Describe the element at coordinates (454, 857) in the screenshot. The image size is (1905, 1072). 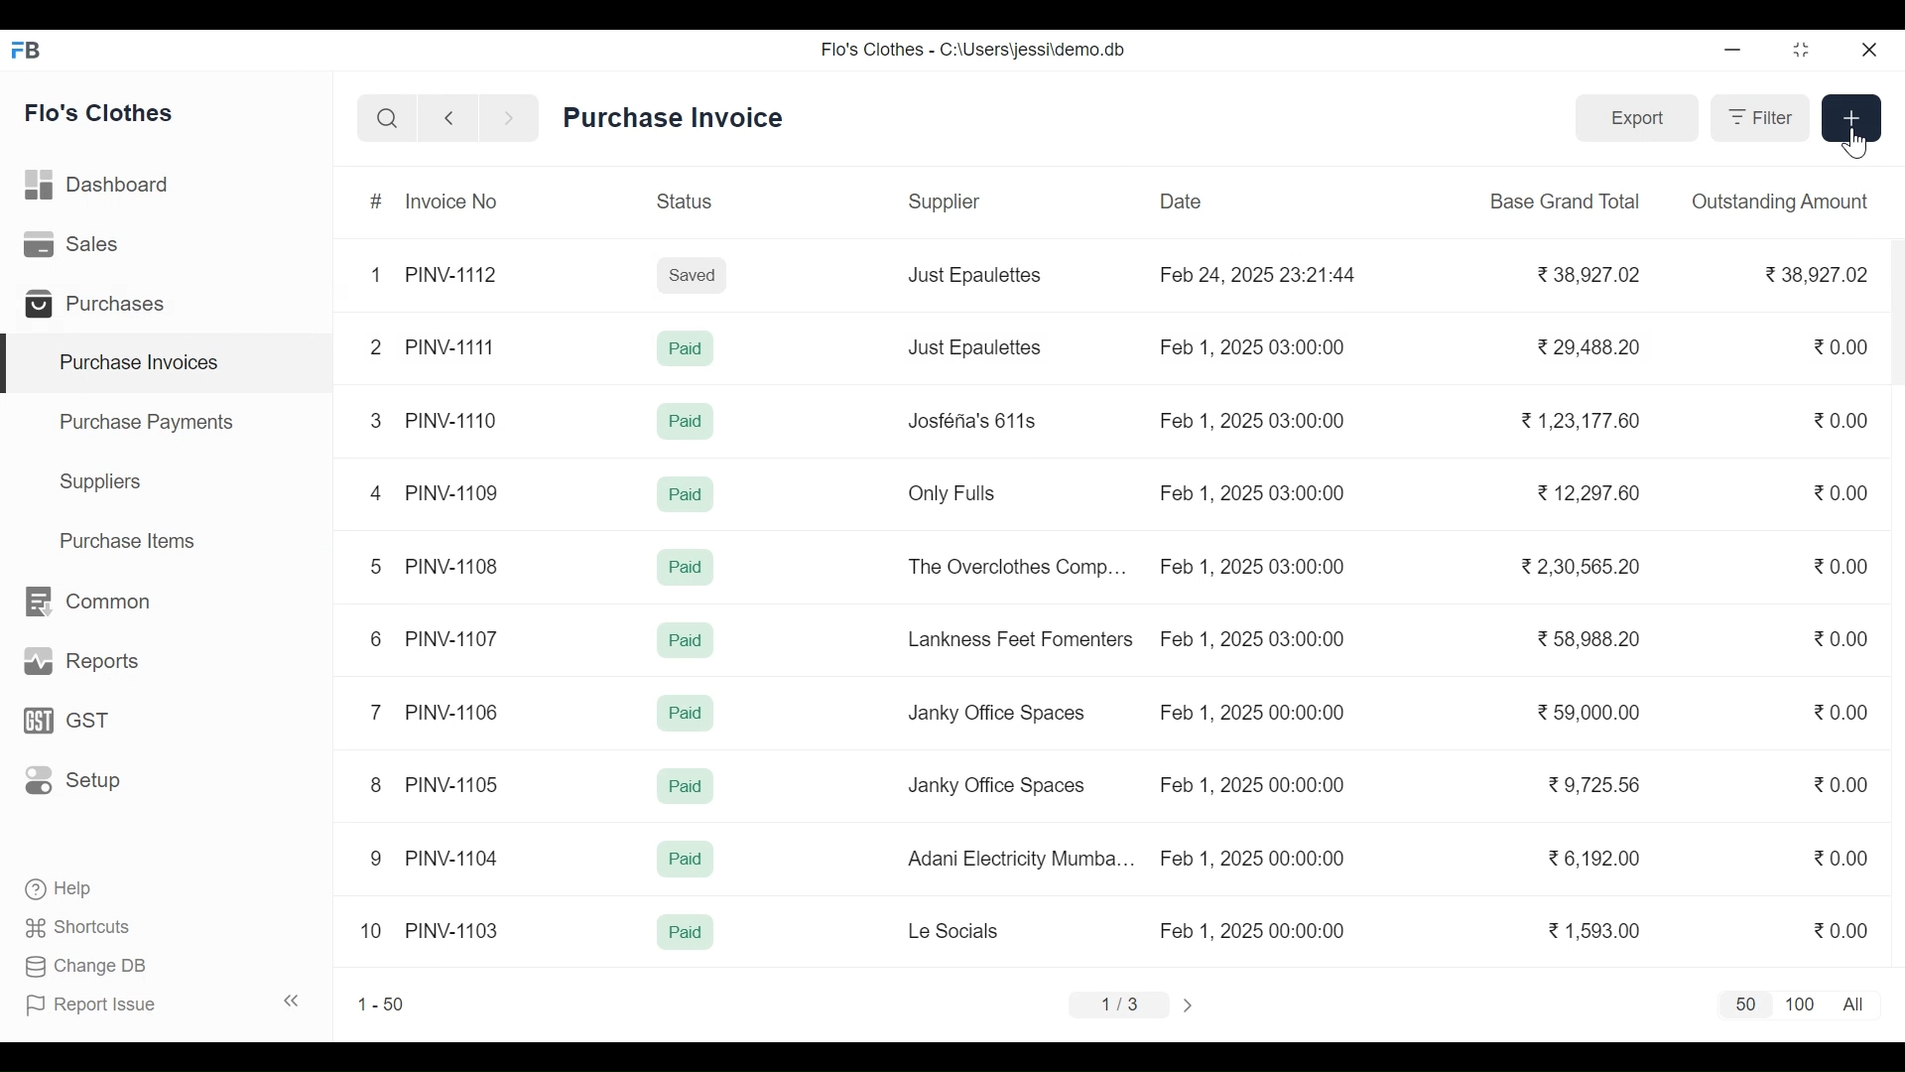
I see `PINV-1104` at that location.